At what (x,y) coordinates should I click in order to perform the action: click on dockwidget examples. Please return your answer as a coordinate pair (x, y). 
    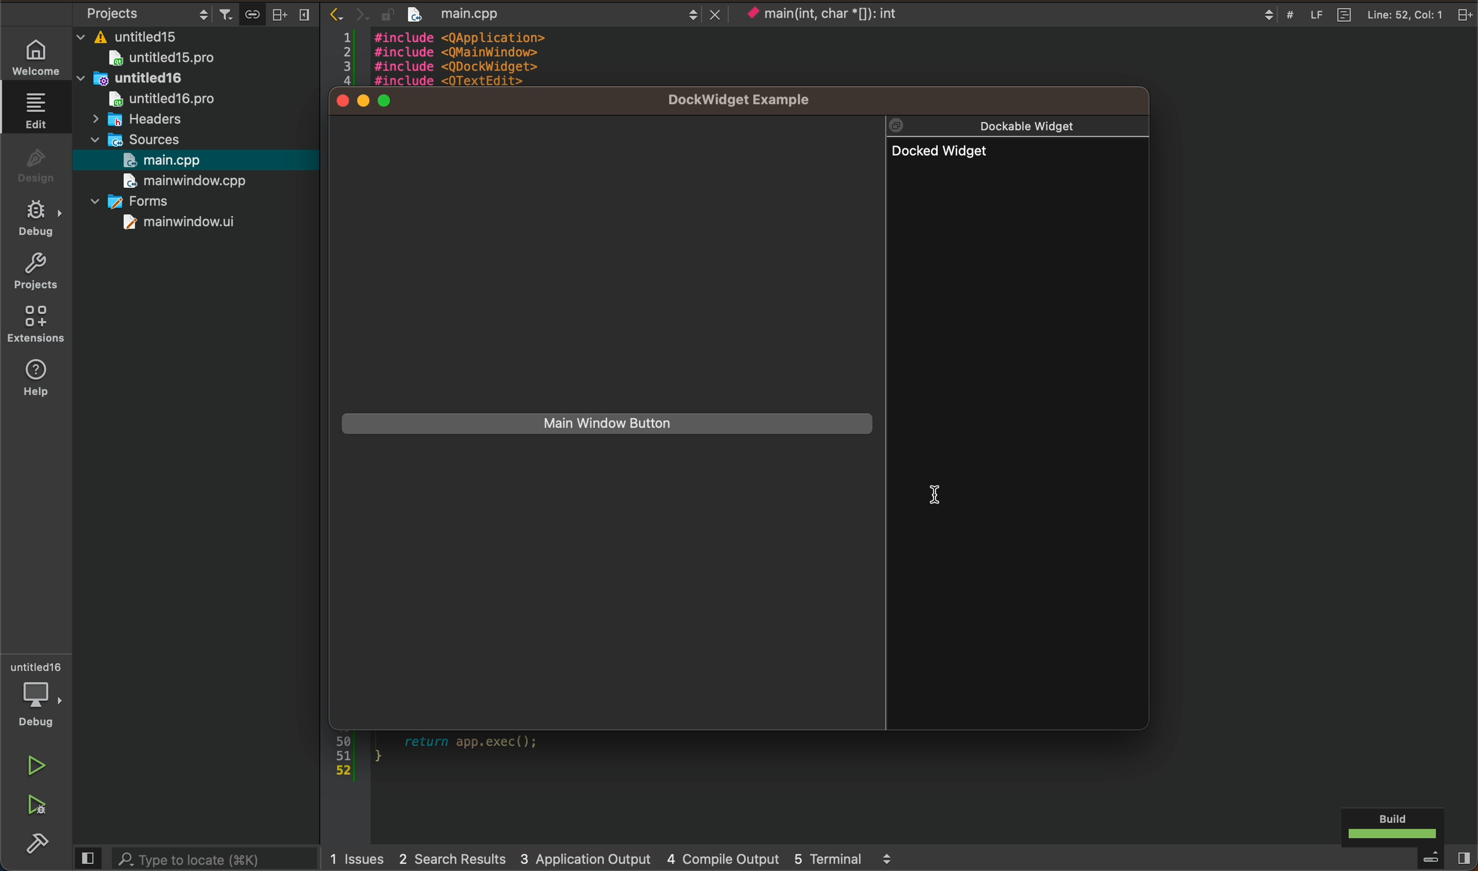
    Looking at the image, I should click on (756, 102).